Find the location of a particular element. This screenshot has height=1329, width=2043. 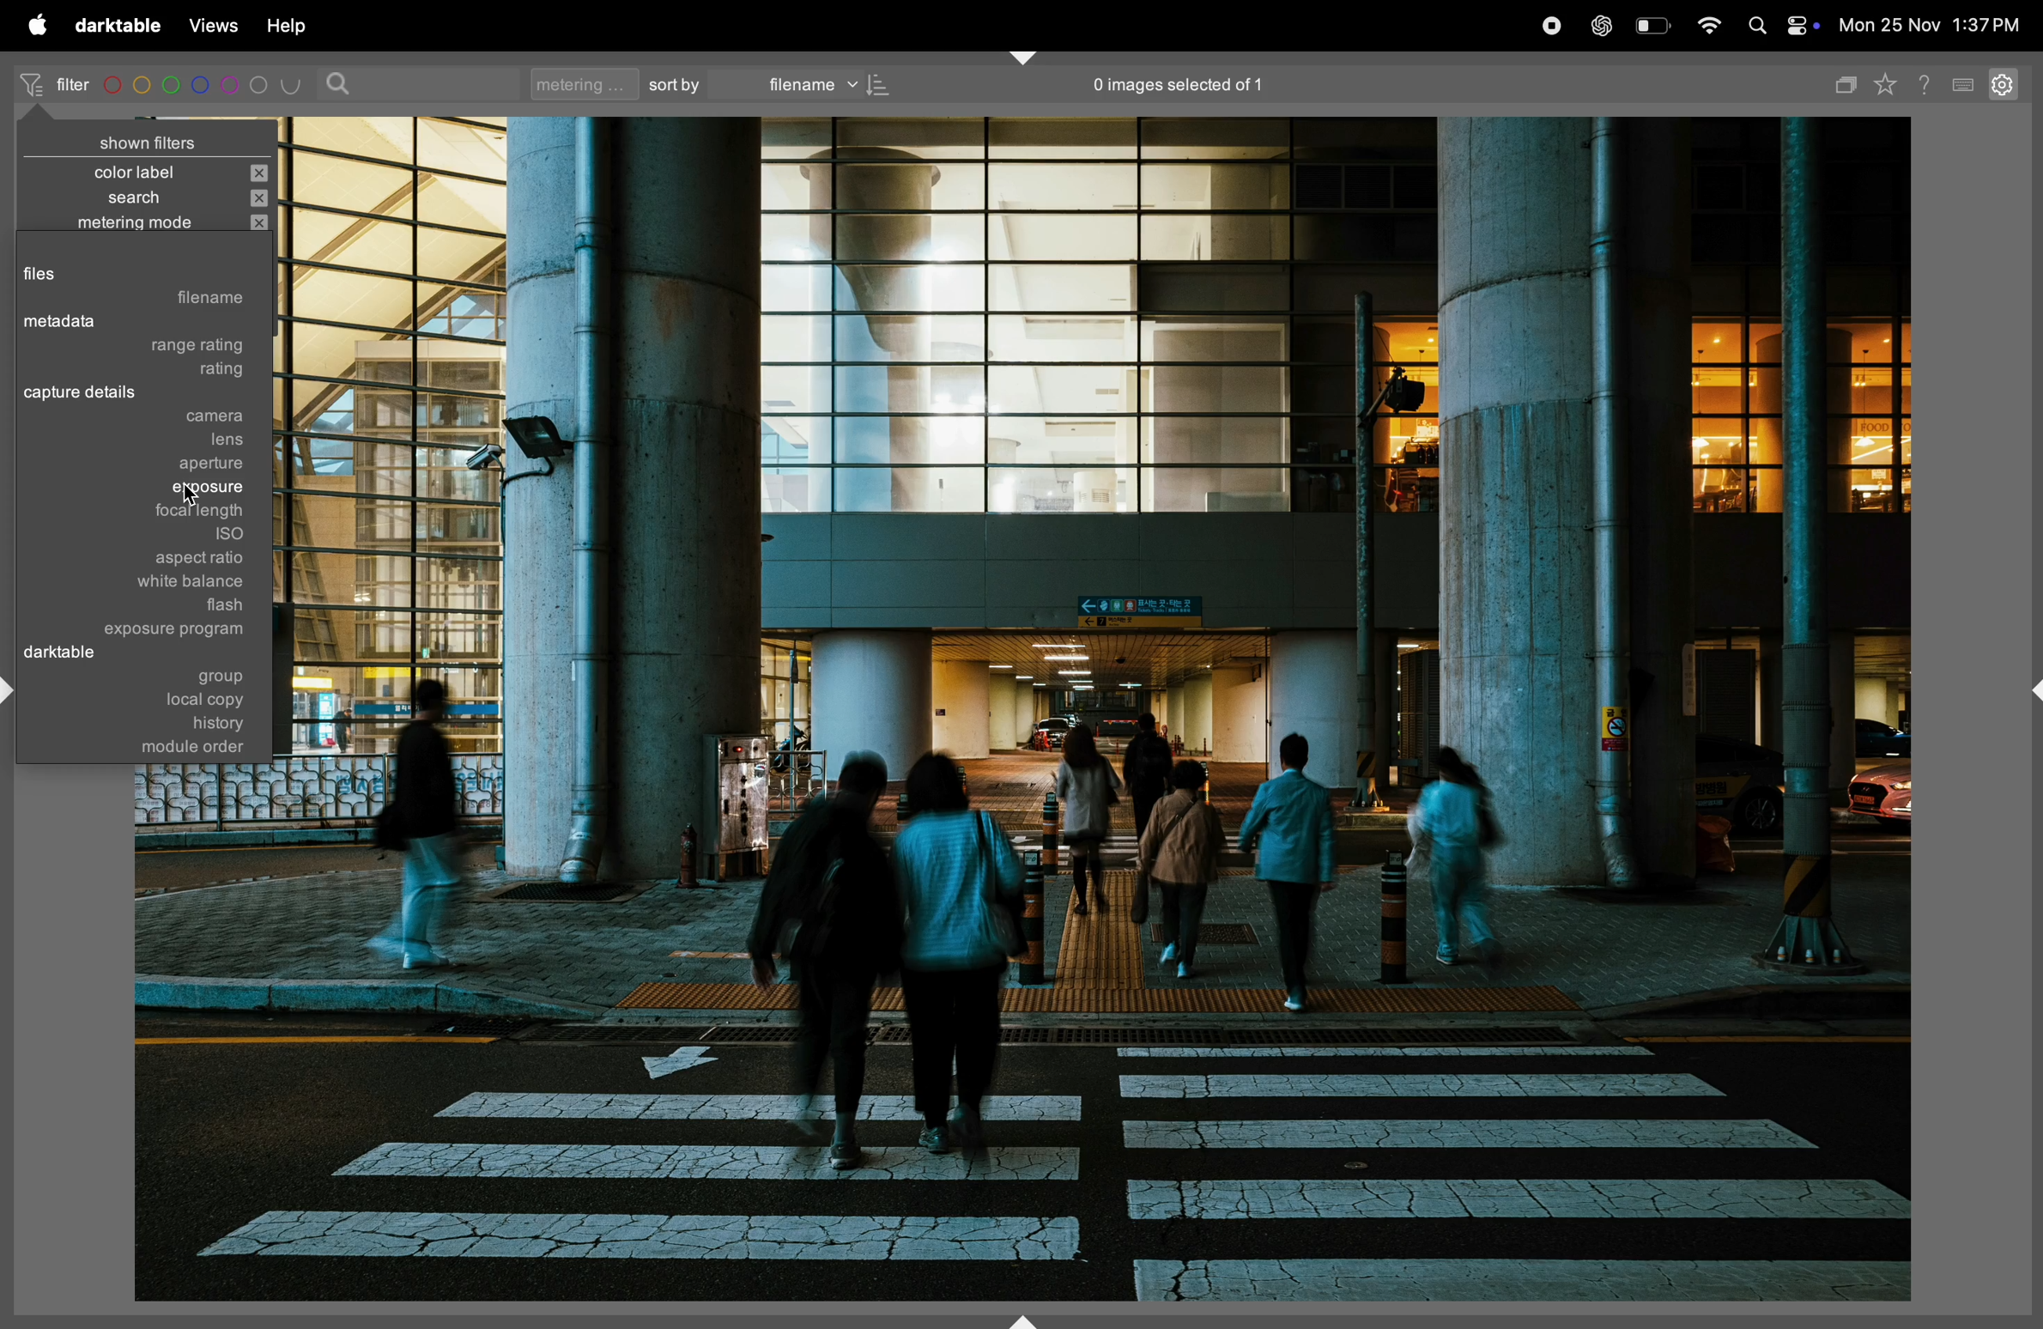

search is located at coordinates (342, 83).